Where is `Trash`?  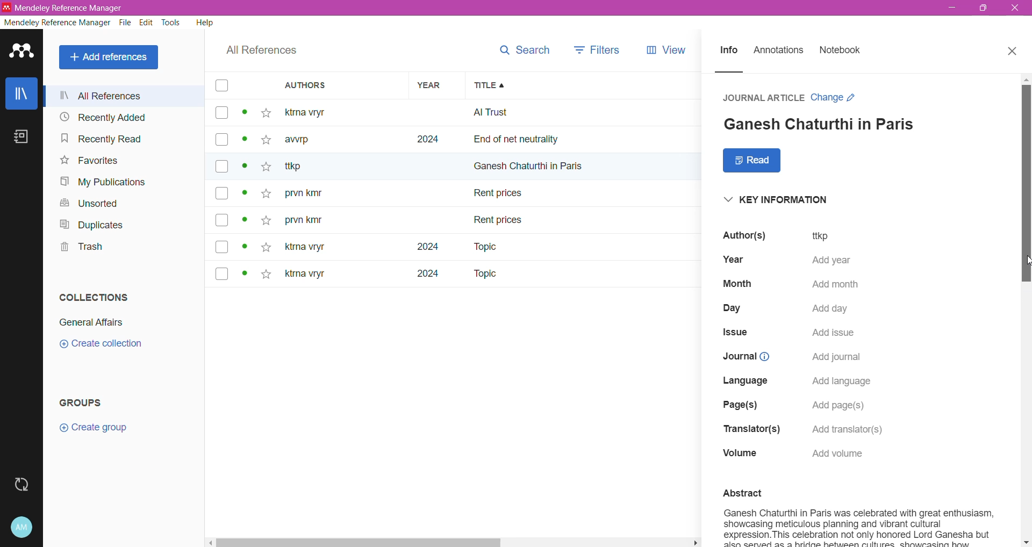
Trash is located at coordinates (80, 248).